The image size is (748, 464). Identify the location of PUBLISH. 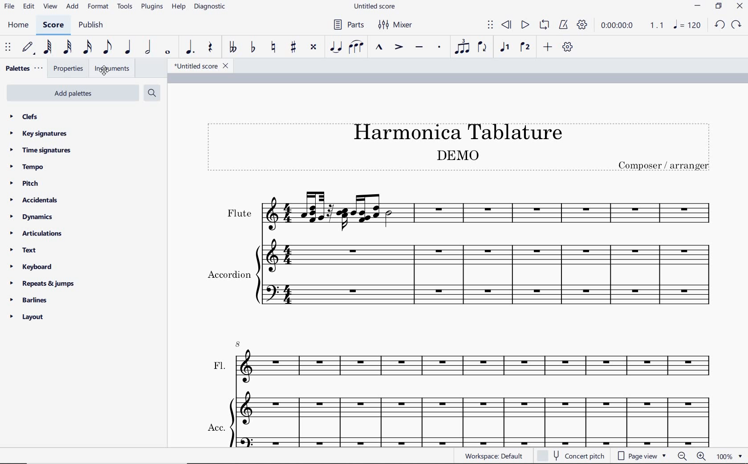
(92, 25).